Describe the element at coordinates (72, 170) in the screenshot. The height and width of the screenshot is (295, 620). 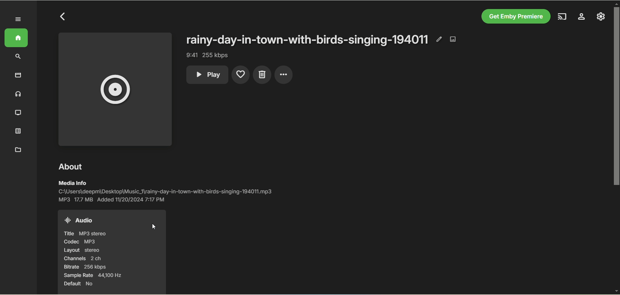
I see `about` at that location.